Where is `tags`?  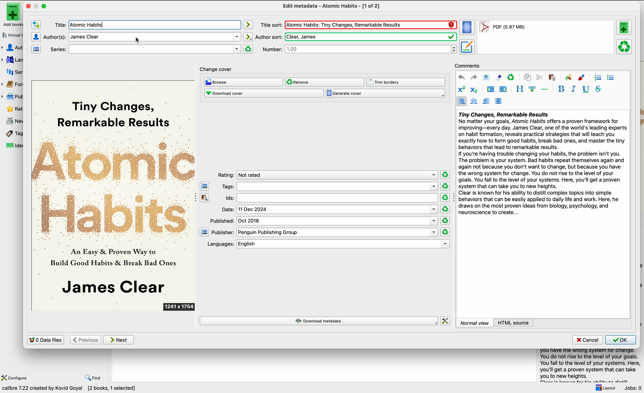
tags is located at coordinates (11, 134).